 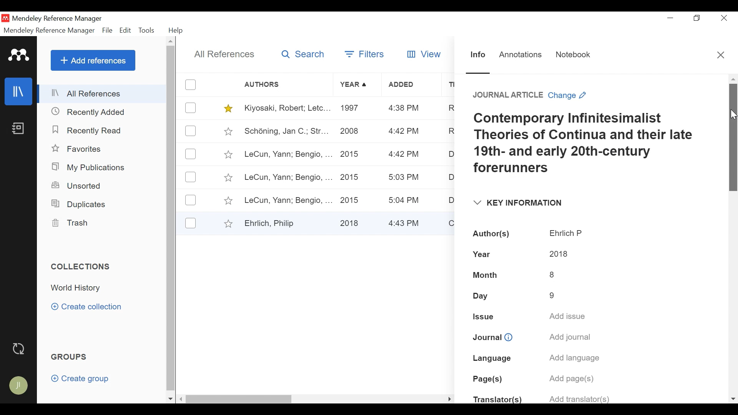 I want to click on Add page(s), so click(x=574, y=379).